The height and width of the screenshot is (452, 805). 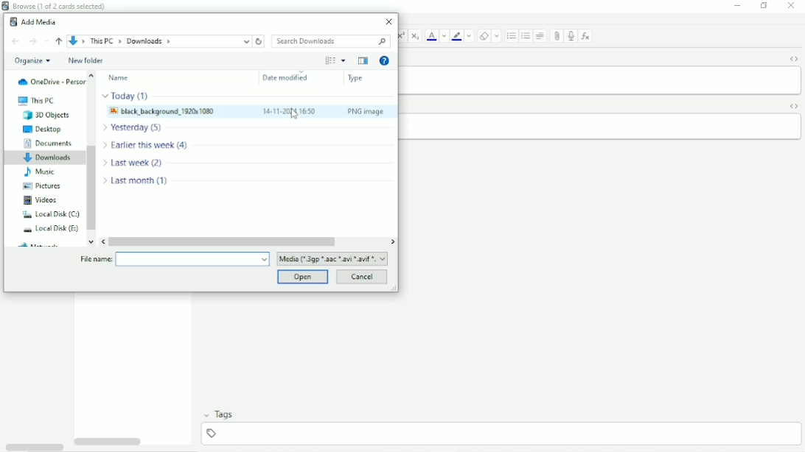 I want to click on OneDrive - Personal, so click(x=49, y=83).